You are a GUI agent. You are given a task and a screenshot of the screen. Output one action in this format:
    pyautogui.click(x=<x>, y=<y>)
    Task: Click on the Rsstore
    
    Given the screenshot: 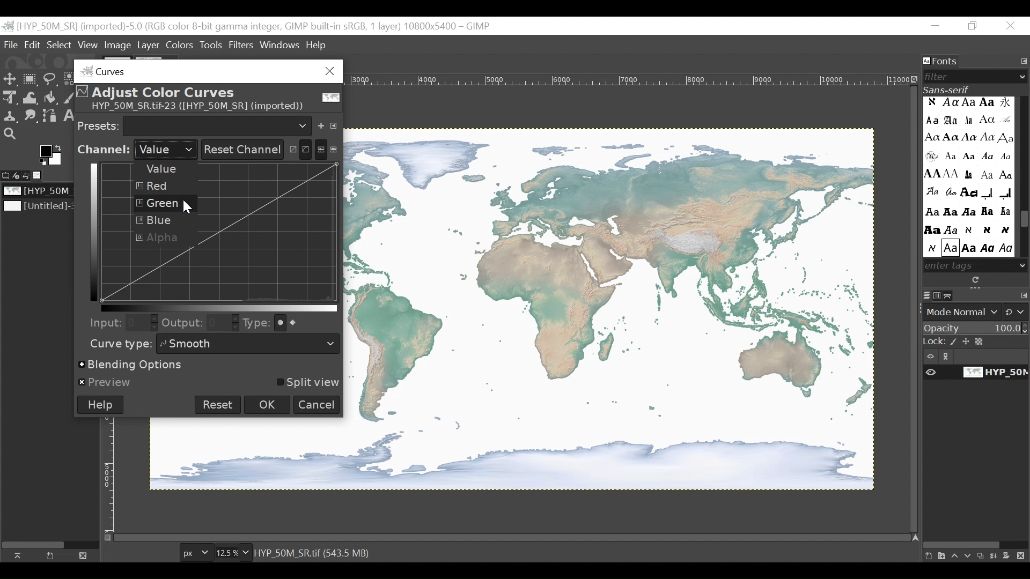 What is the action you would take?
    pyautogui.click(x=973, y=26)
    